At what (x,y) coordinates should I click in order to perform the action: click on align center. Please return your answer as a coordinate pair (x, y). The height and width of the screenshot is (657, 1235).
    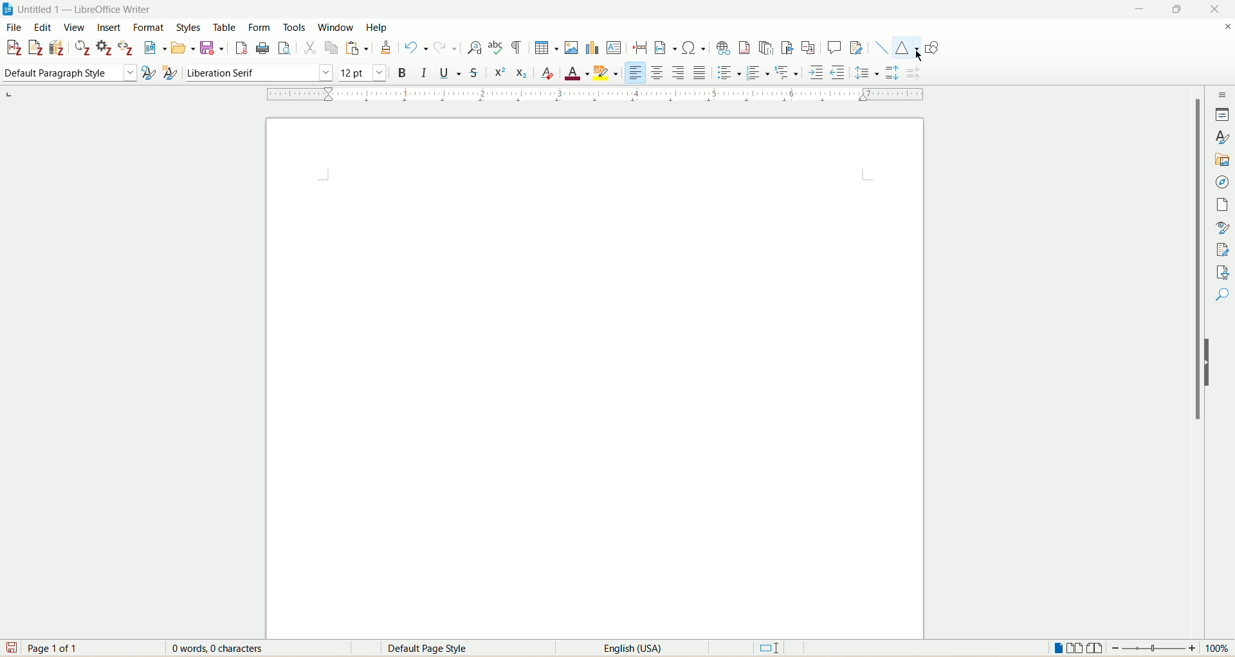
    Looking at the image, I should click on (658, 73).